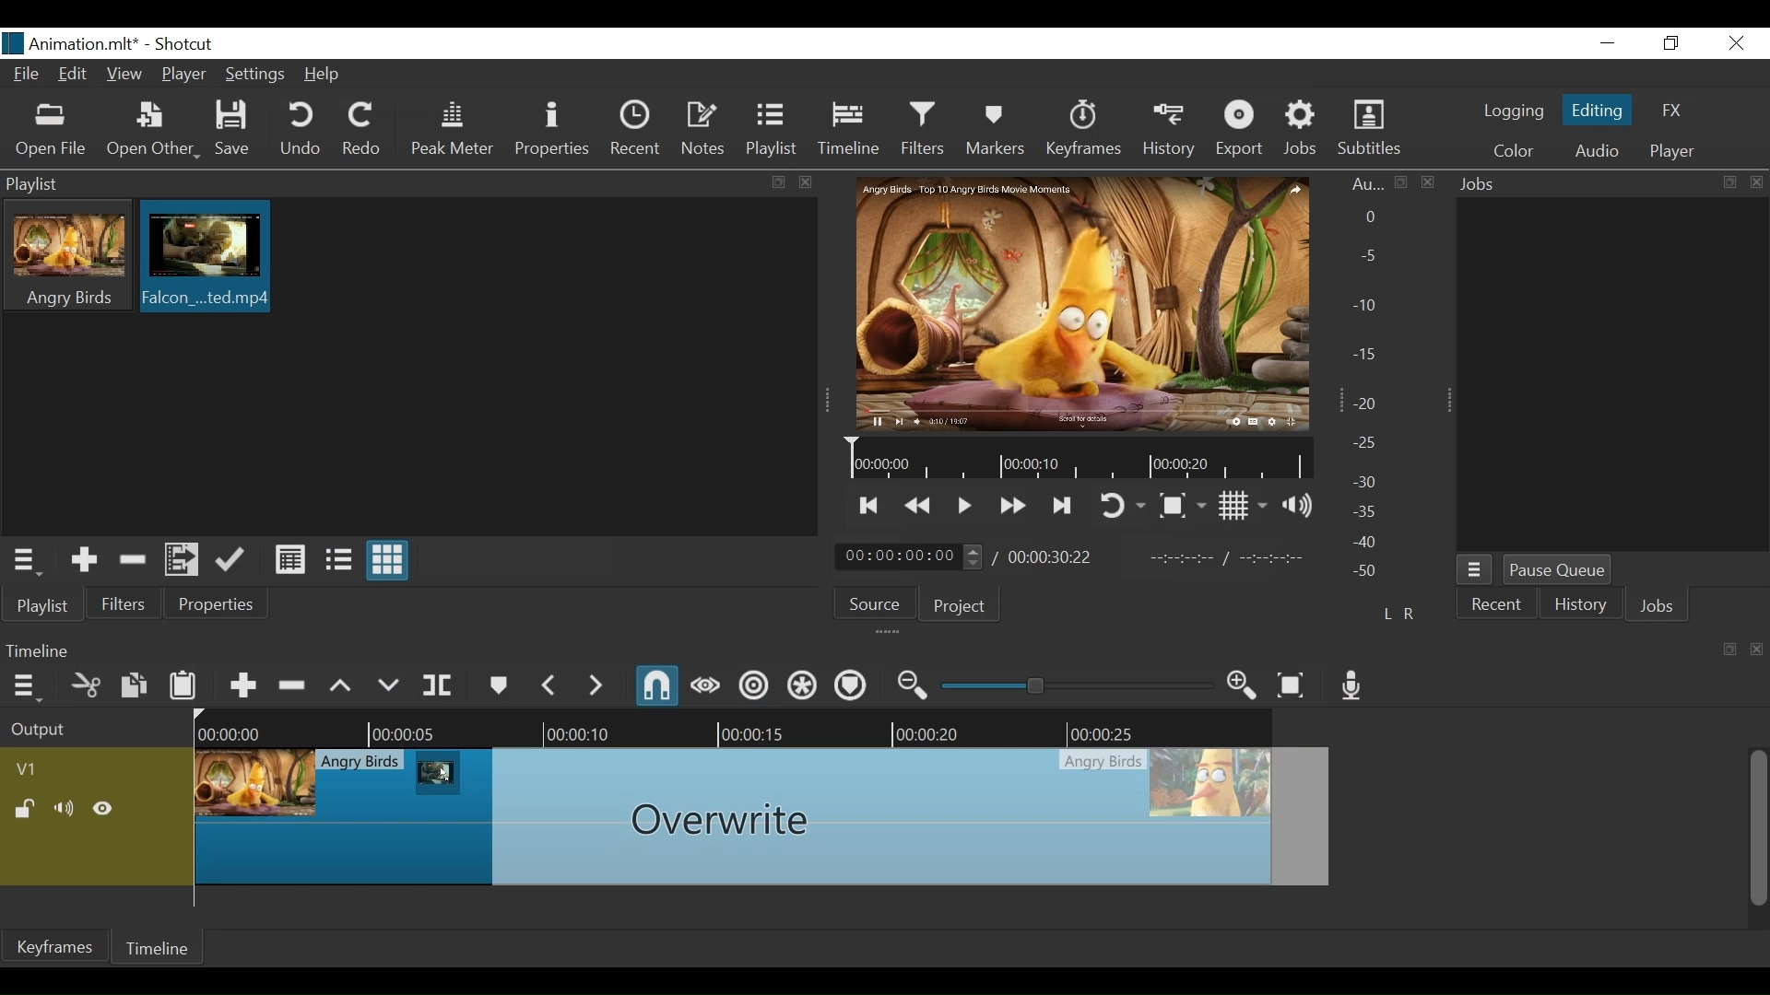 The height and width of the screenshot is (995, 1770). What do you see at coordinates (1301, 131) in the screenshot?
I see `Jobs` at bounding box center [1301, 131].